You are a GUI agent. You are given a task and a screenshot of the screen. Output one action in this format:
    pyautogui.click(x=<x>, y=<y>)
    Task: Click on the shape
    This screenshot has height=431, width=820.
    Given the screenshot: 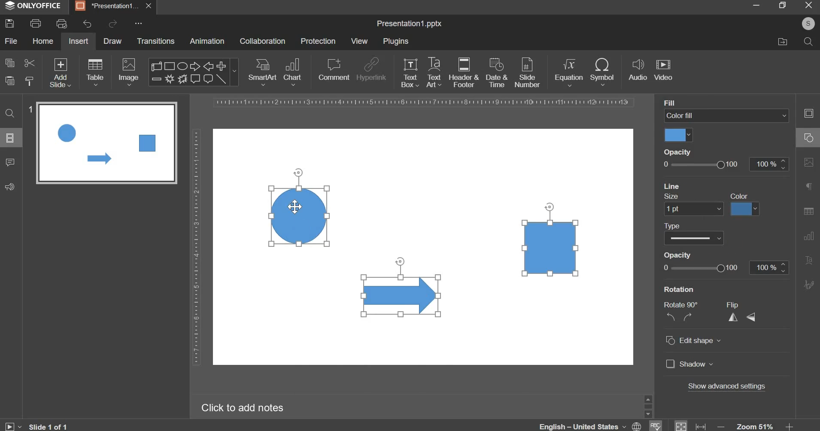 What is the action you would take?
    pyautogui.click(x=192, y=72)
    